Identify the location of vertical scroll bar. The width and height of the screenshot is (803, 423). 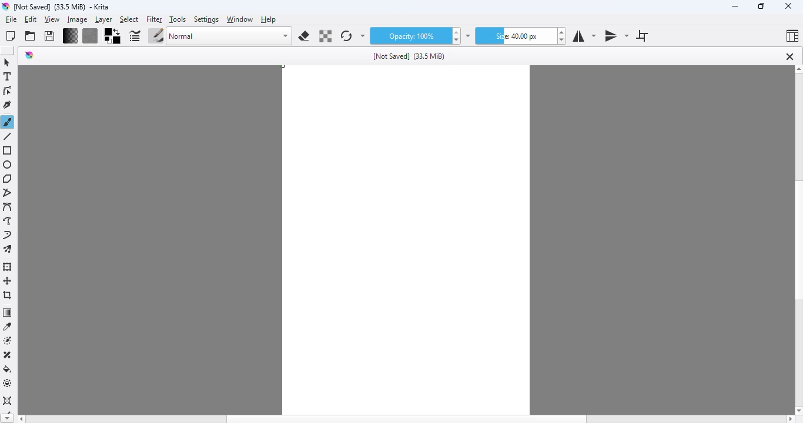
(797, 239).